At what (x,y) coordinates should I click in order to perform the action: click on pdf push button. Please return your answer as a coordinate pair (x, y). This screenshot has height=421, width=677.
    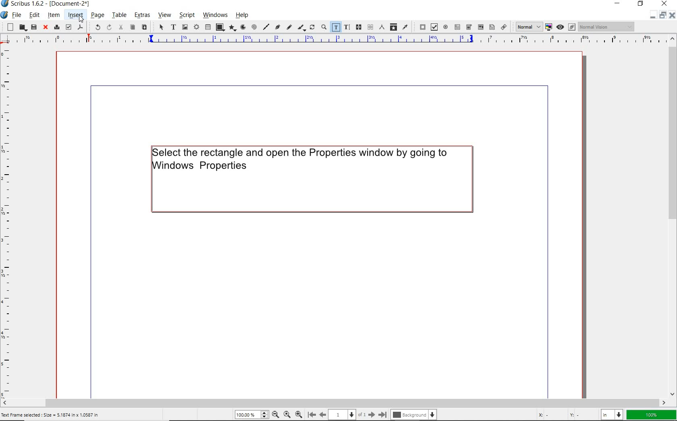
    Looking at the image, I should click on (420, 26).